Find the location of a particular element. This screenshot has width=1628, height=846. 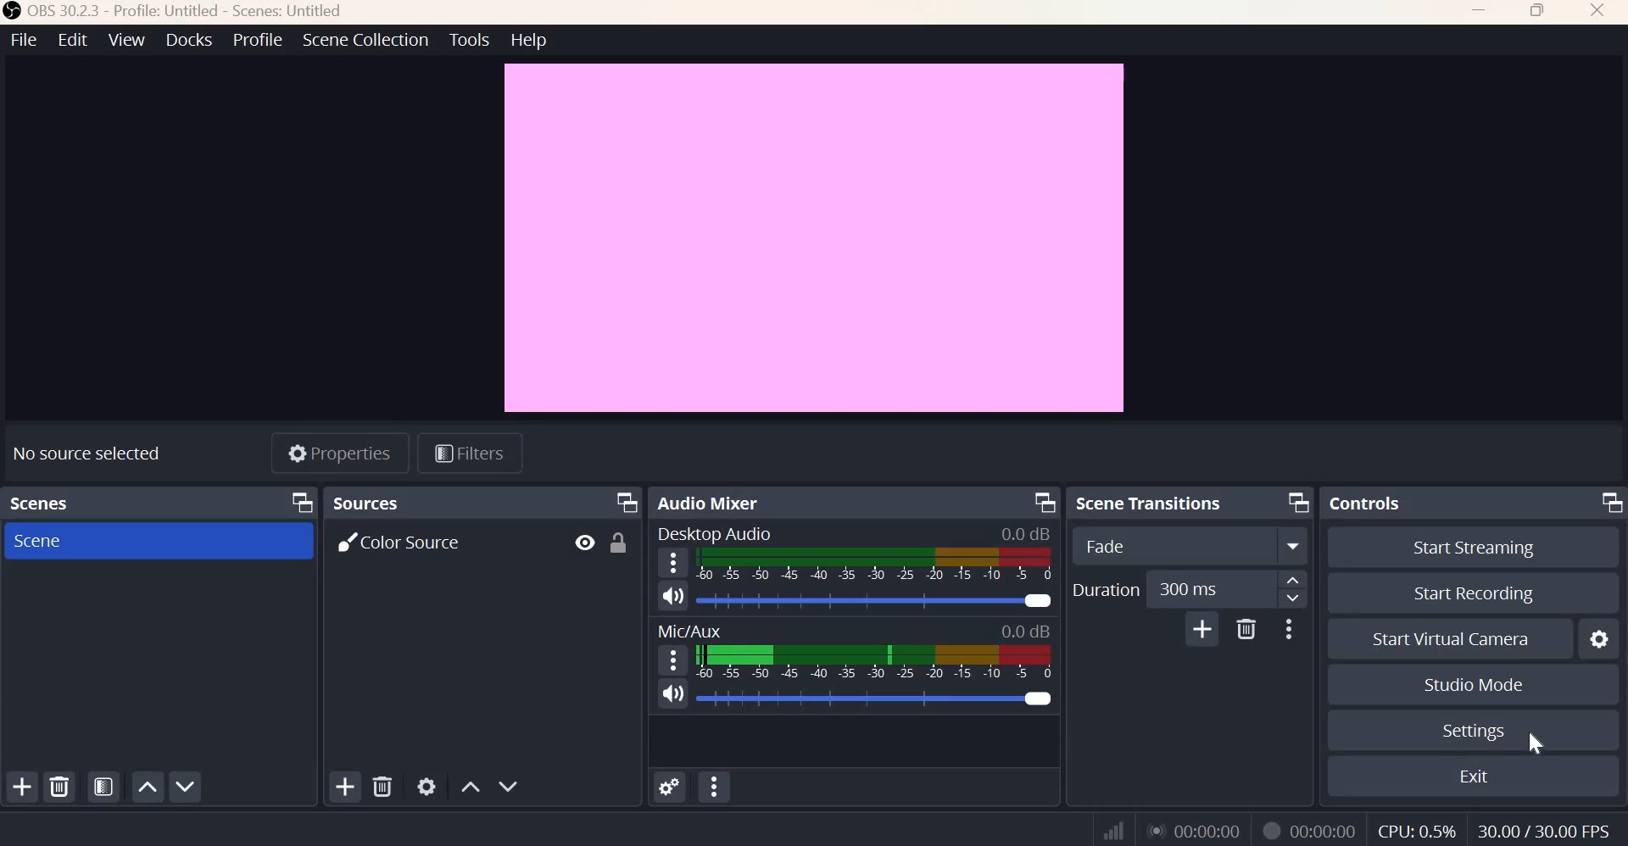

Audio Level Indicator is located at coordinates (1025, 629).